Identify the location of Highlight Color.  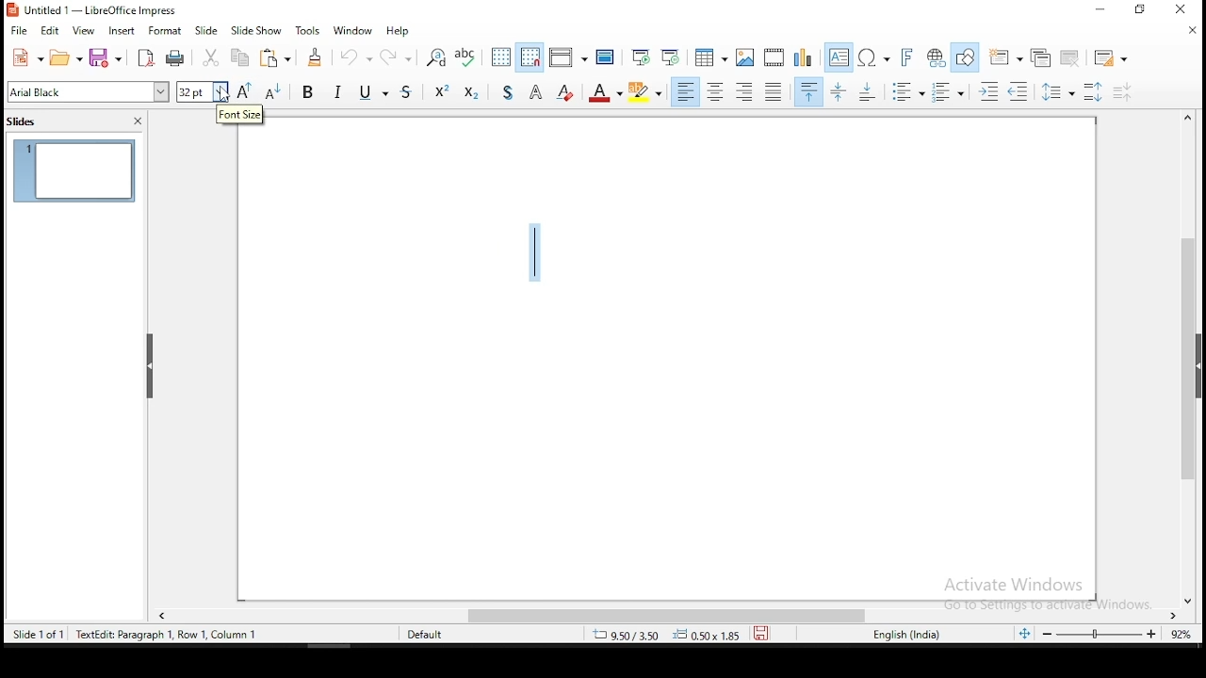
(645, 92).